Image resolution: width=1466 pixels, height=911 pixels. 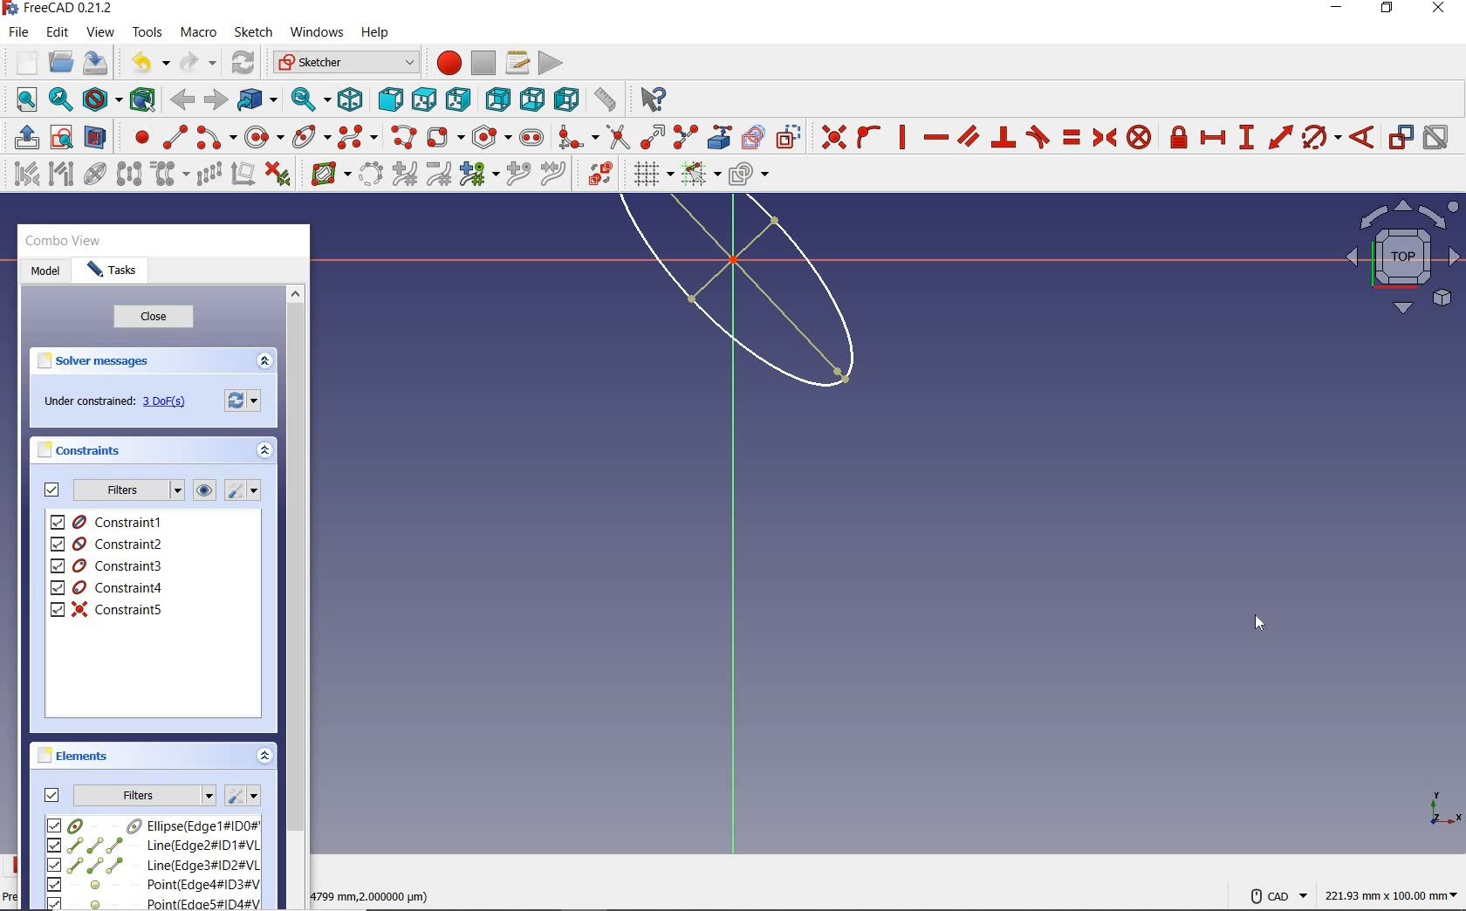 I want to click on what's this?, so click(x=650, y=96).